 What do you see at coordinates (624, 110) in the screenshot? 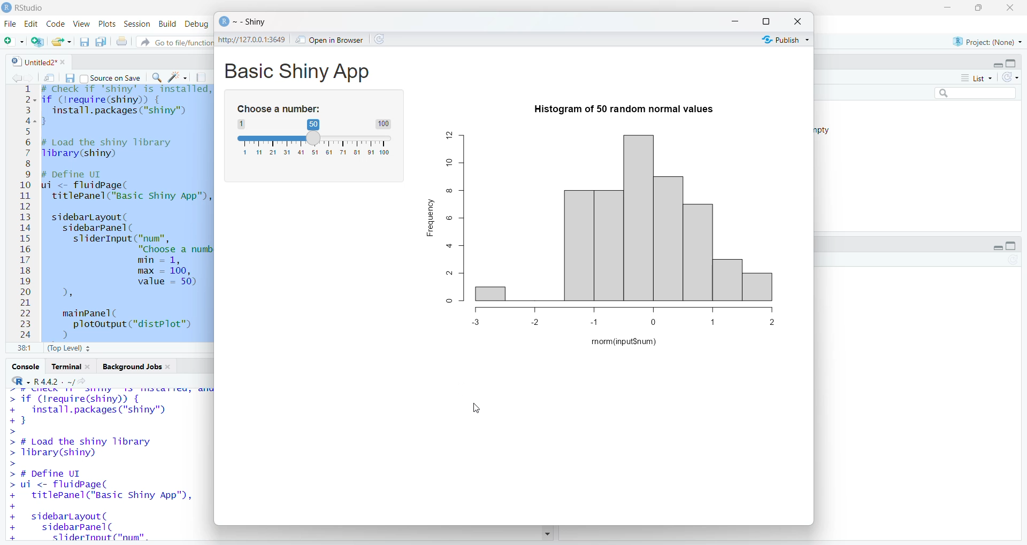
I see `Histogram of 50 random normal values` at bounding box center [624, 110].